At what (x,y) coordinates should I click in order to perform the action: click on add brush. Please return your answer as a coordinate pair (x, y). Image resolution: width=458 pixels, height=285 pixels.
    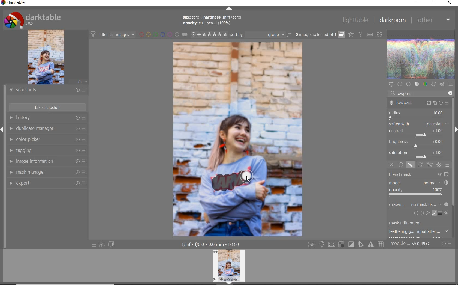
    Looking at the image, I should click on (433, 213).